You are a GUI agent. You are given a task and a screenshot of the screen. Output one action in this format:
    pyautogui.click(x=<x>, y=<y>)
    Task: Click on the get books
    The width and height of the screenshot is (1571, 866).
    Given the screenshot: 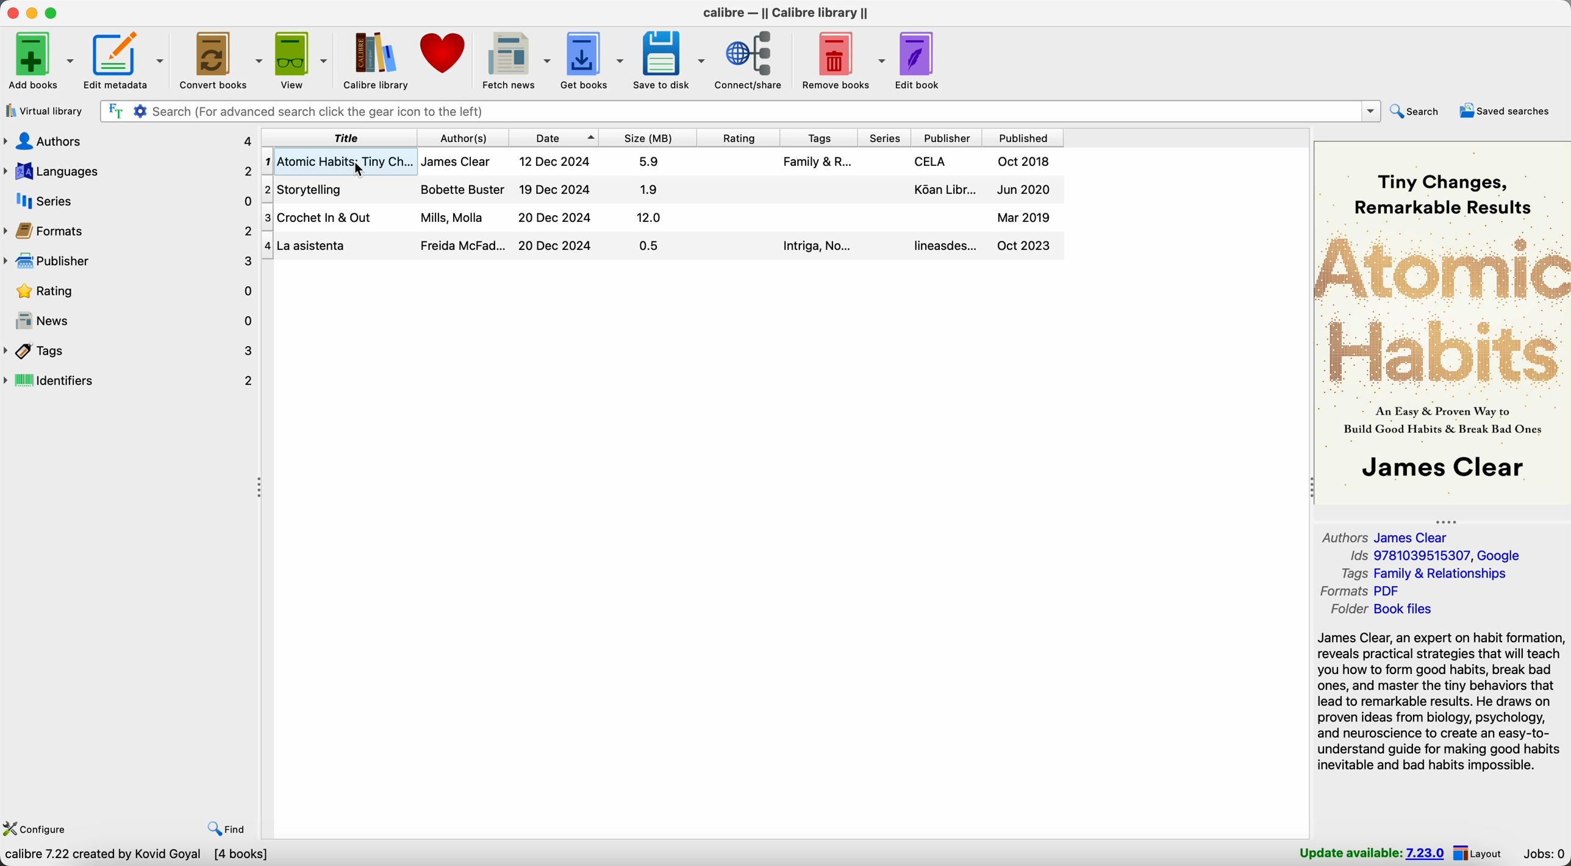 What is the action you would take?
    pyautogui.click(x=592, y=60)
    